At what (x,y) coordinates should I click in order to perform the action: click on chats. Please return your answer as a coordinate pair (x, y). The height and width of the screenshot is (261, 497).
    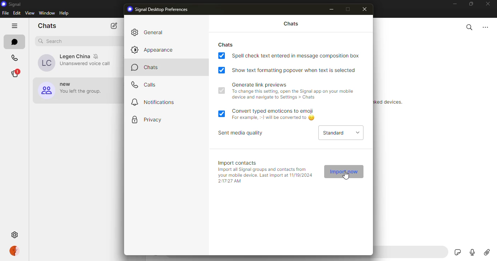
    Looking at the image, I should click on (15, 42).